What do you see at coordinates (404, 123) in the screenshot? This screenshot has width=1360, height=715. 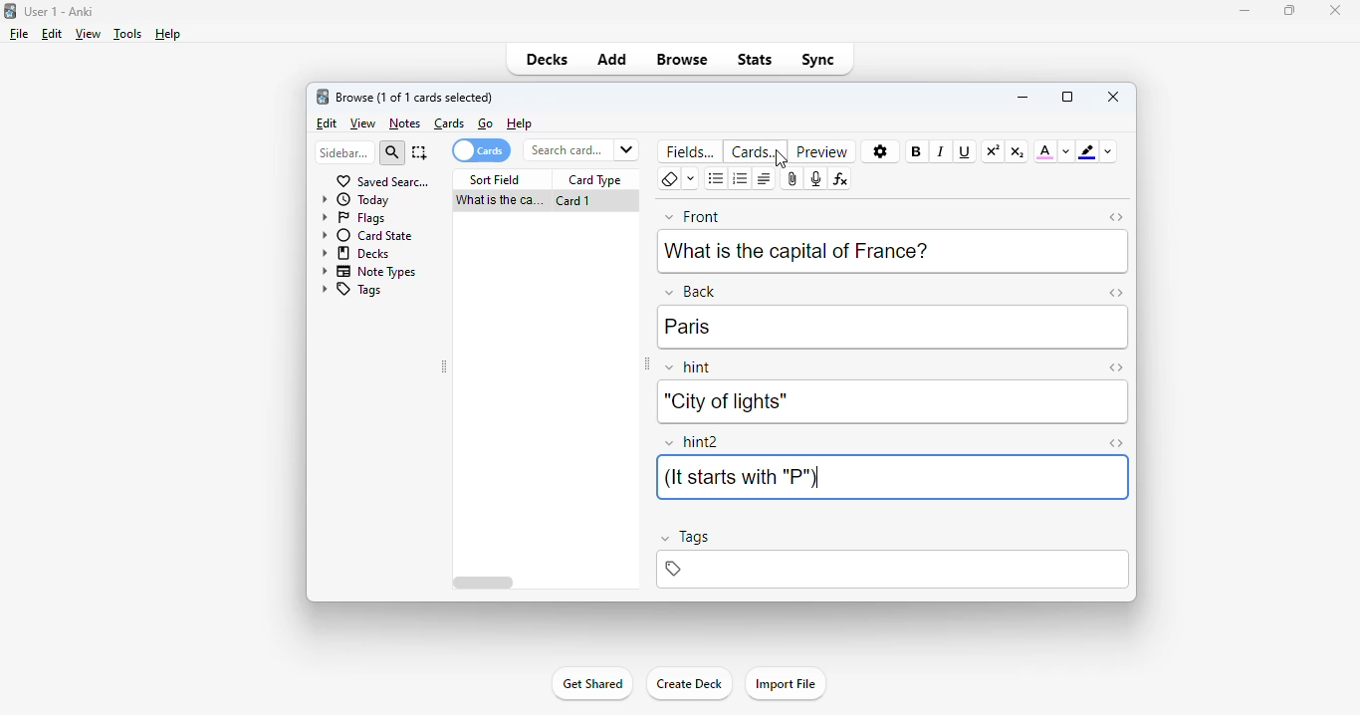 I see `notes` at bounding box center [404, 123].